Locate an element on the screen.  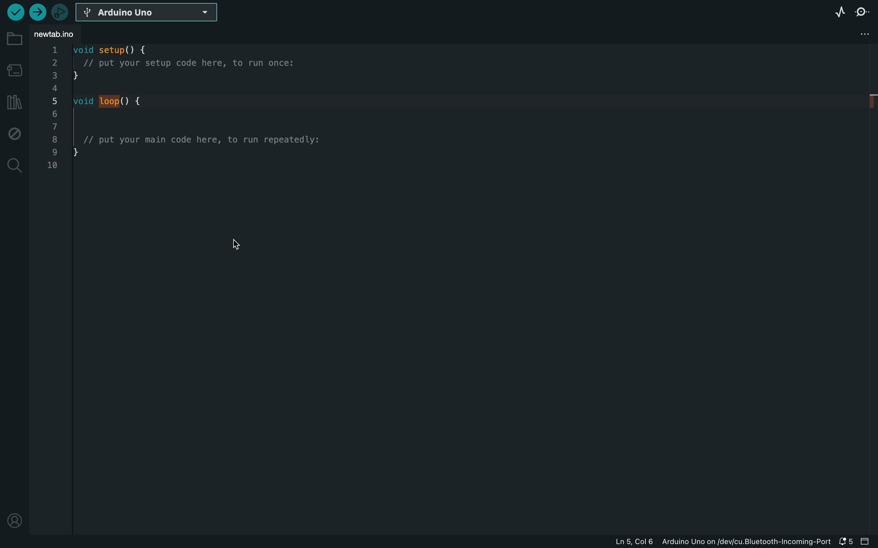
folder is located at coordinates (14, 39).